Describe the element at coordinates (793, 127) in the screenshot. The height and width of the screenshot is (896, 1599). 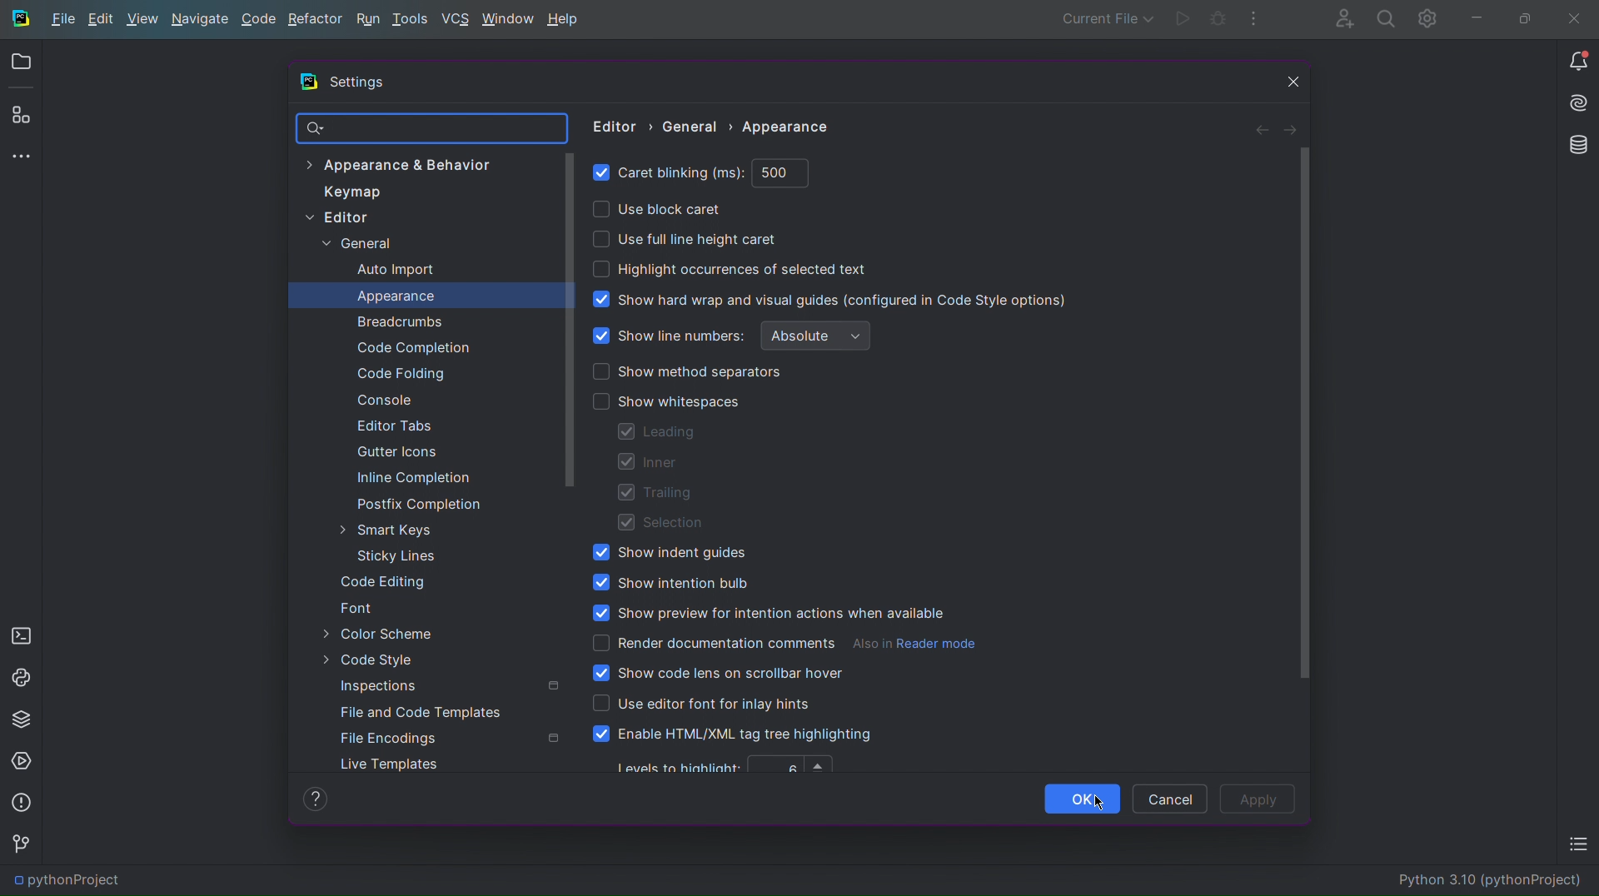
I see `Appearance` at that location.